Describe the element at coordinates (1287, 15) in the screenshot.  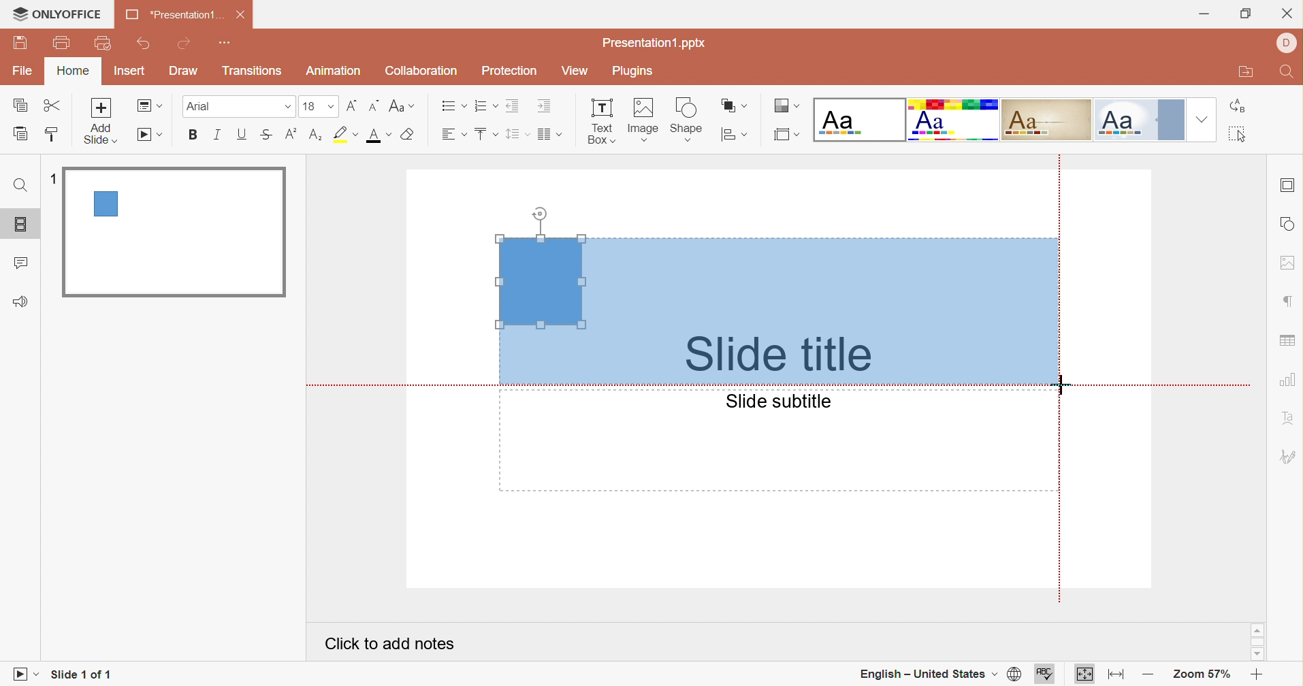
I see `Close` at that location.